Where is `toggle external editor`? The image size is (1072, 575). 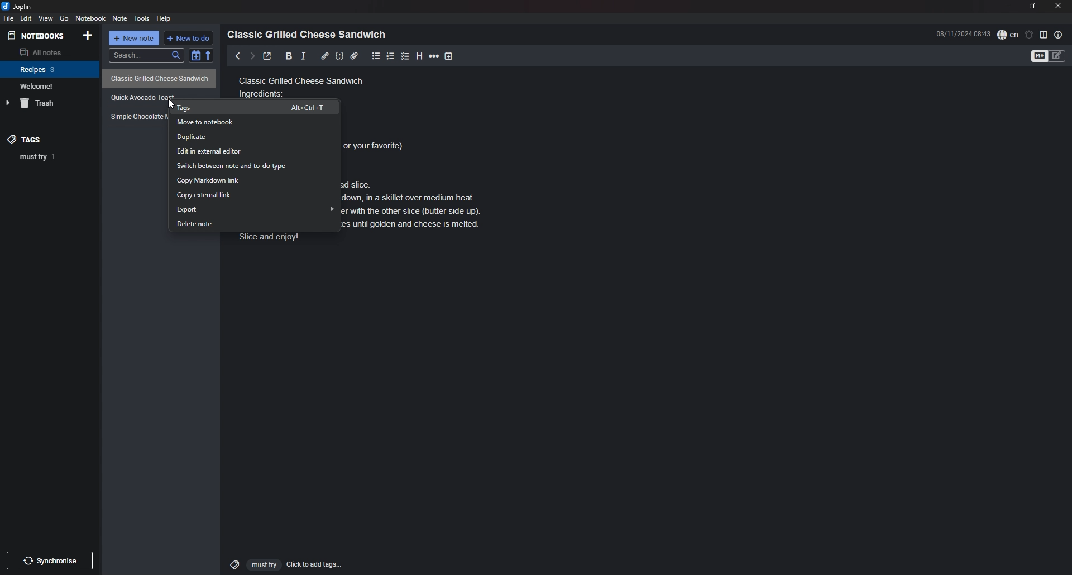
toggle external editor is located at coordinates (267, 57).